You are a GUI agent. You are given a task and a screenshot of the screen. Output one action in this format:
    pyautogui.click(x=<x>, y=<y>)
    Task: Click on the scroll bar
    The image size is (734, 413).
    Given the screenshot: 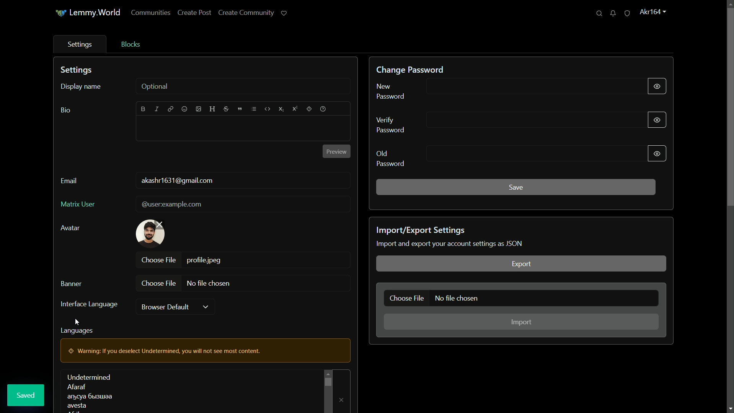 What is the action you would take?
    pyautogui.click(x=729, y=111)
    